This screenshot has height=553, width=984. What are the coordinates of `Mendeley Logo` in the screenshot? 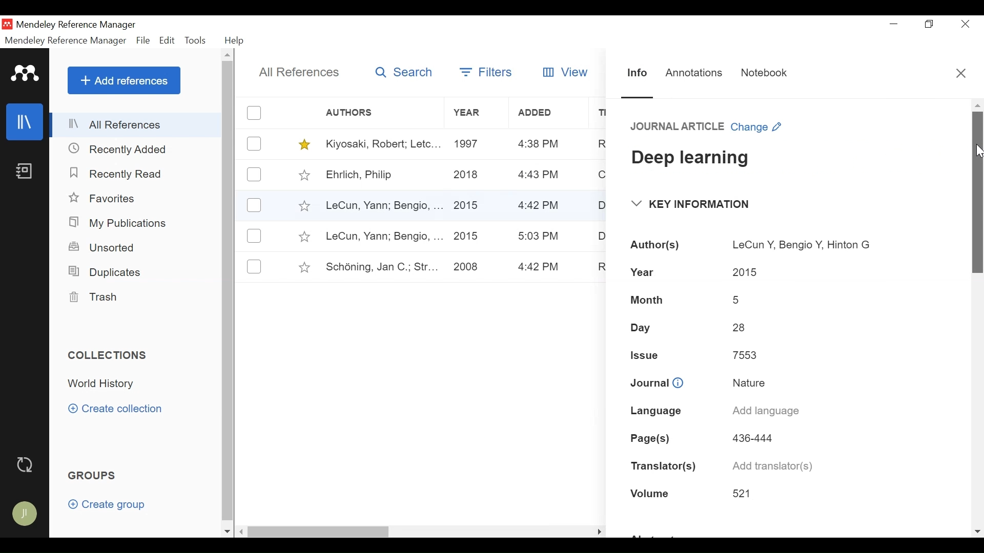 It's located at (25, 75).